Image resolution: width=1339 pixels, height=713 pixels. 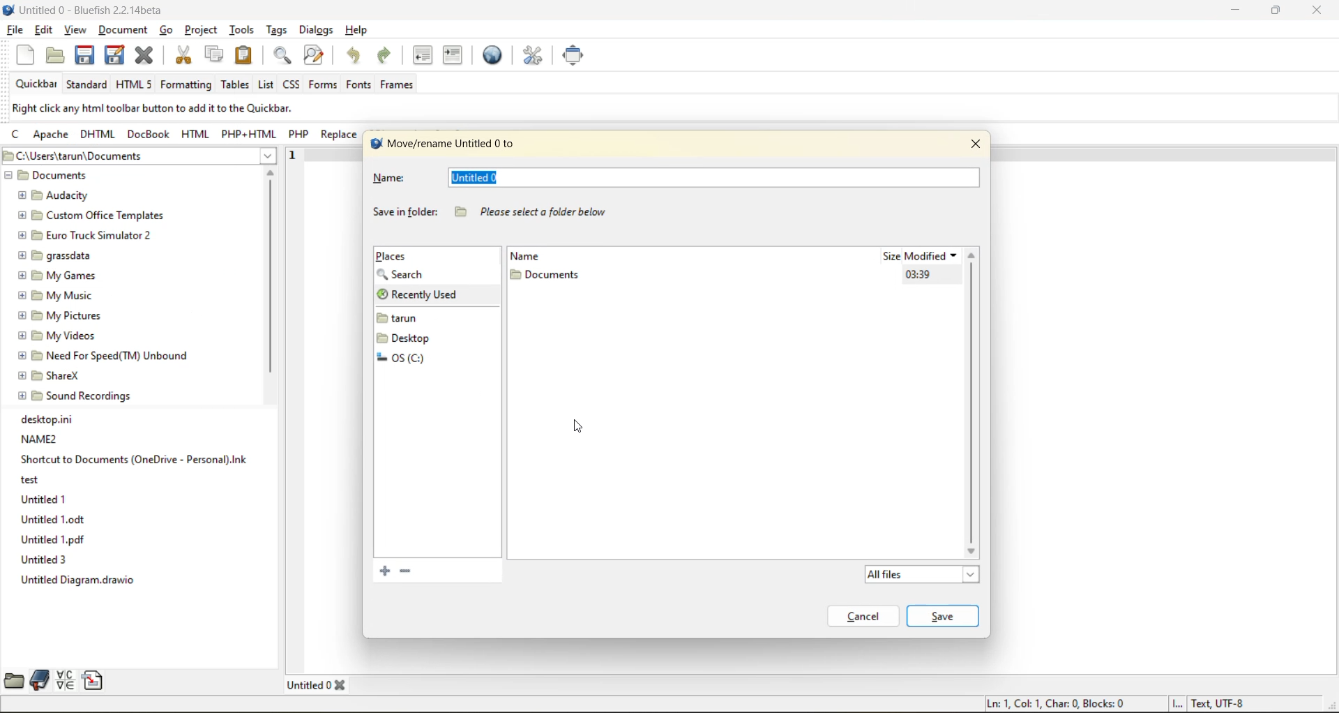 I want to click on find, so click(x=280, y=57).